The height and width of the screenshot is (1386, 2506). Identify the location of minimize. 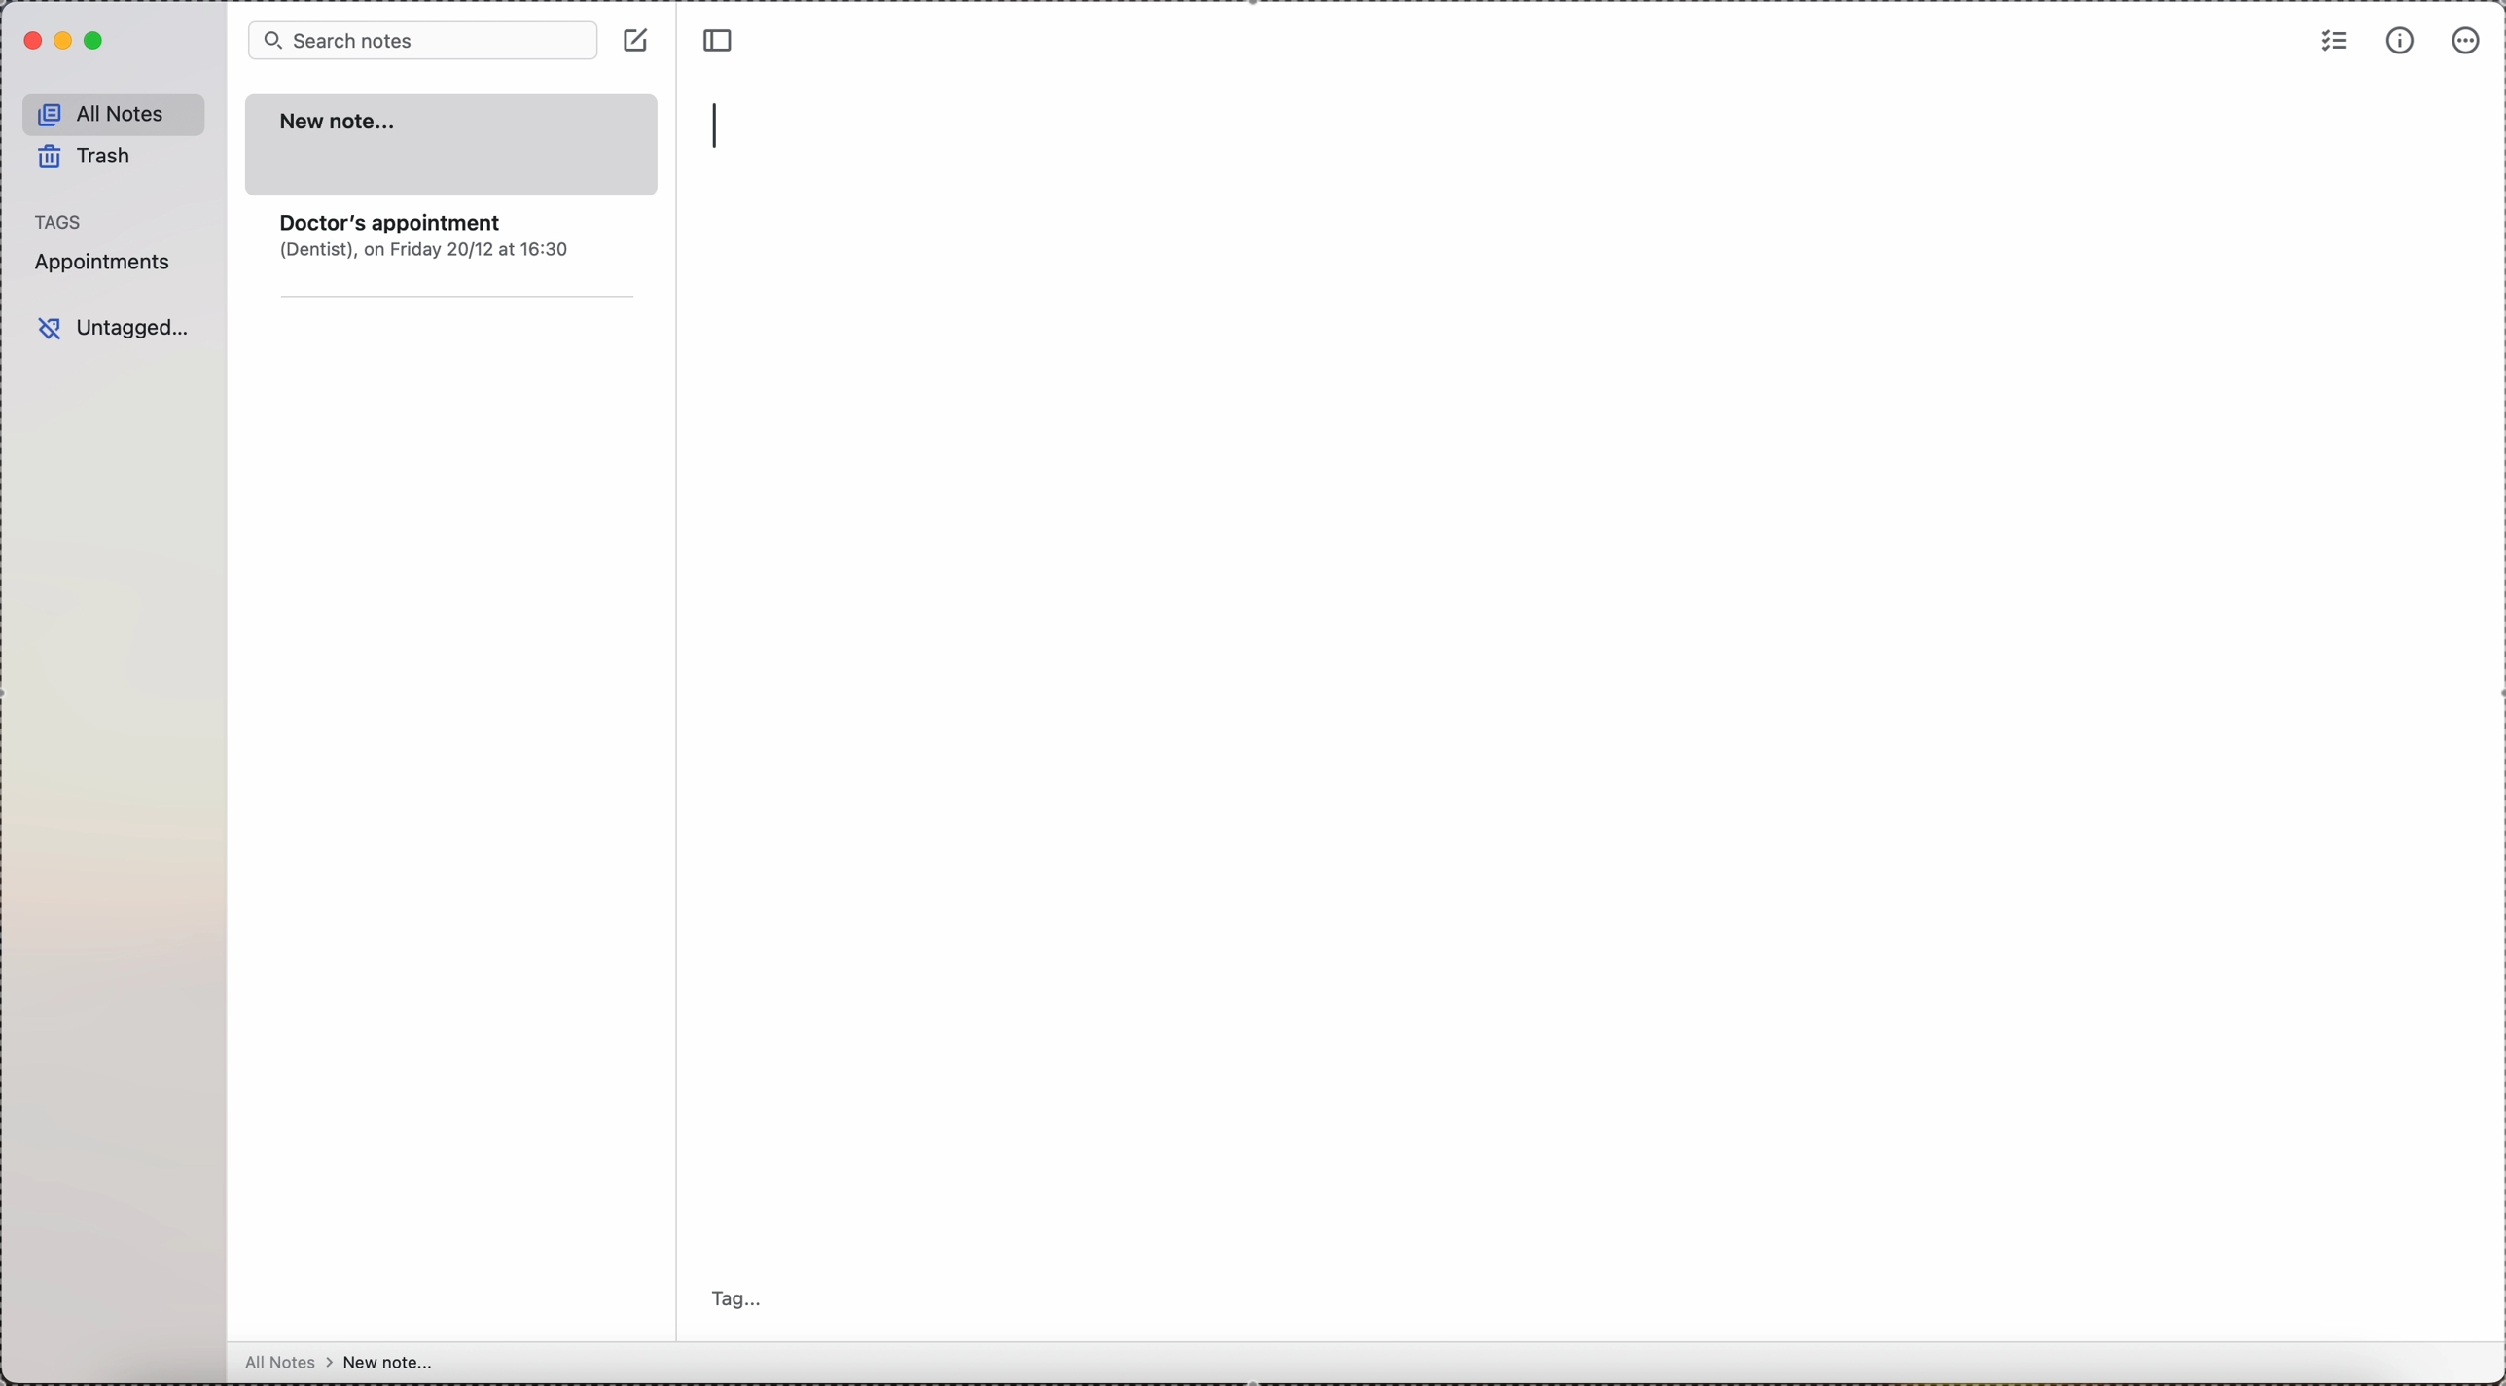
(64, 43).